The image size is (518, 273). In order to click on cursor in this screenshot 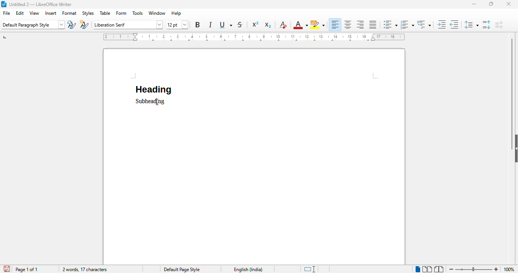, I will do `click(157, 102)`.